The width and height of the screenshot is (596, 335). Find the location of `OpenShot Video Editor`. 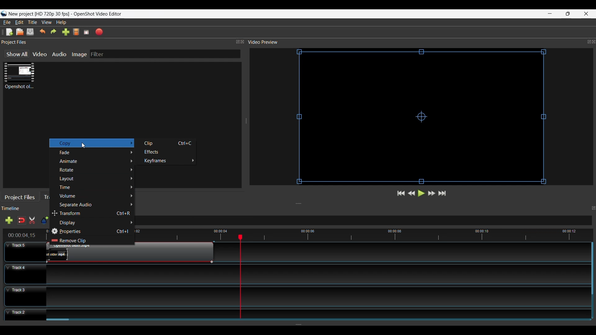

OpenShot Video Editor is located at coordinates (100, 14).